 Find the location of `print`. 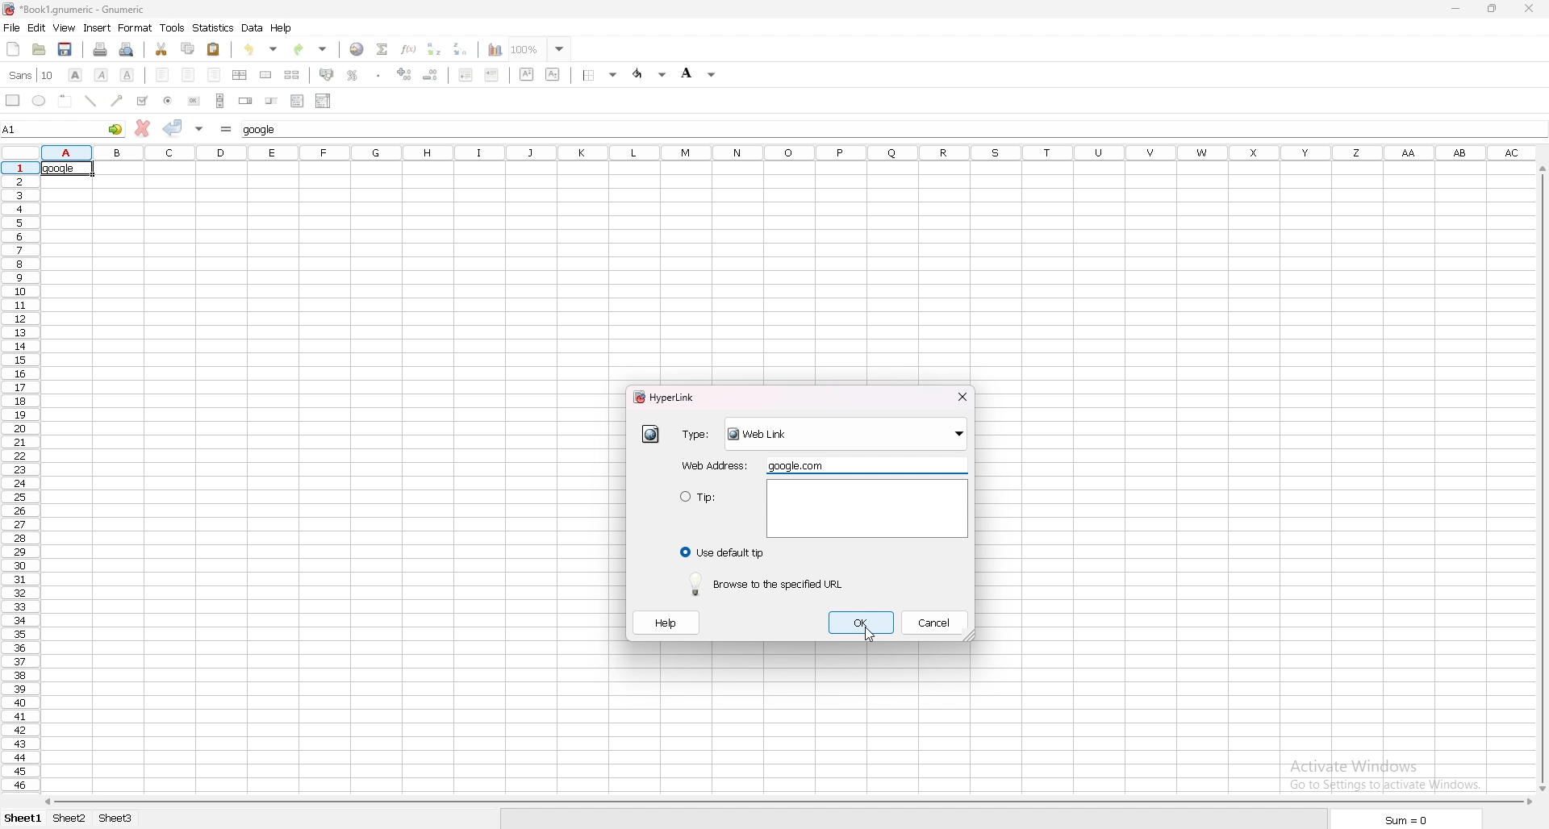

print is located at coordinates (100, 49).